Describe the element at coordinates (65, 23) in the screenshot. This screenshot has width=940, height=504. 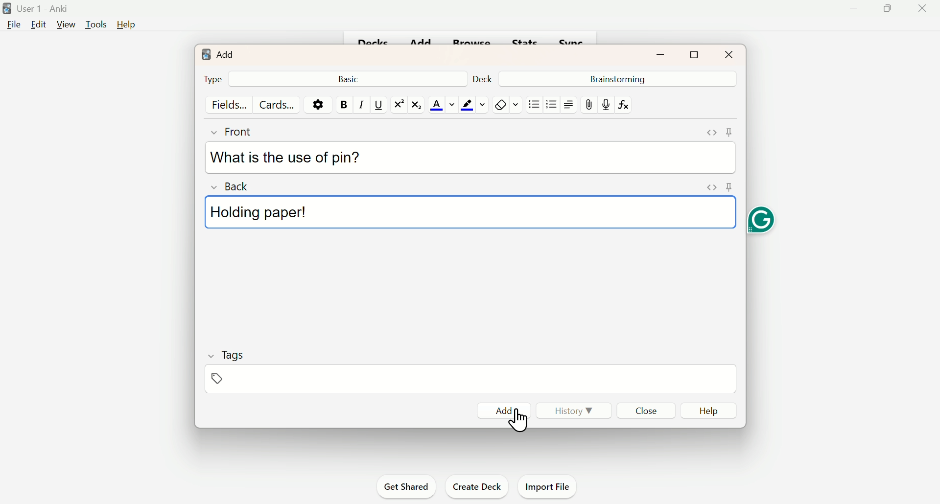
I see `` at that location.